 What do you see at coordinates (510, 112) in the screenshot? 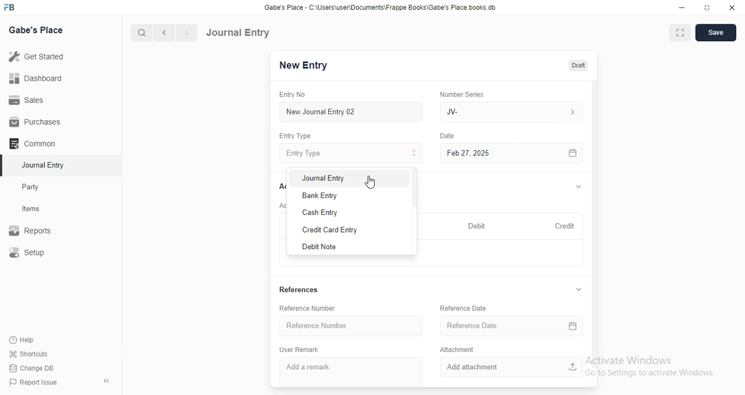
I see `IV-` at bounding box center [510, 112].